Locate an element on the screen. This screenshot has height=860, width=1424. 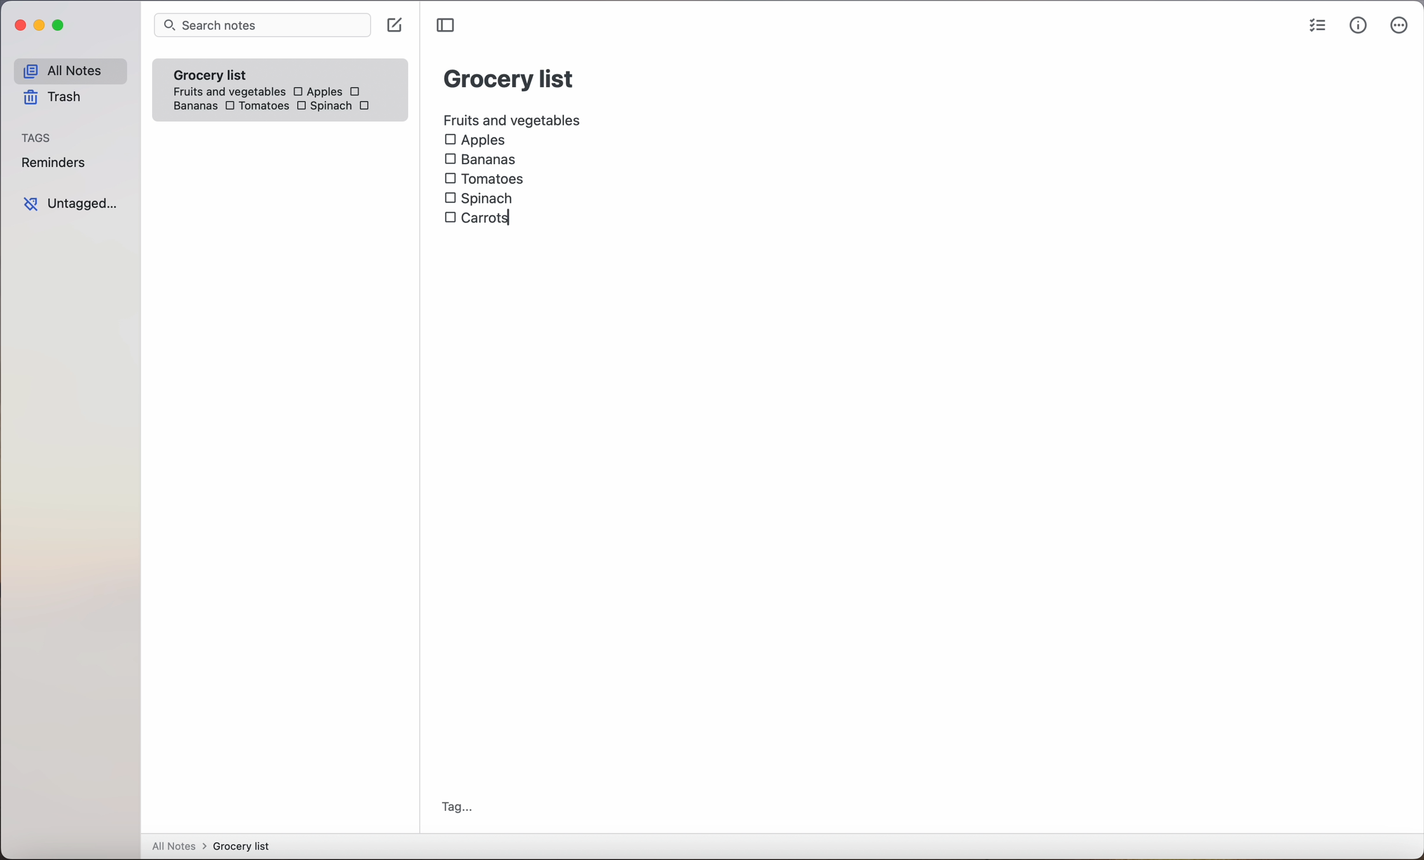
Apples checkbox is located at coordinates (317, 91).